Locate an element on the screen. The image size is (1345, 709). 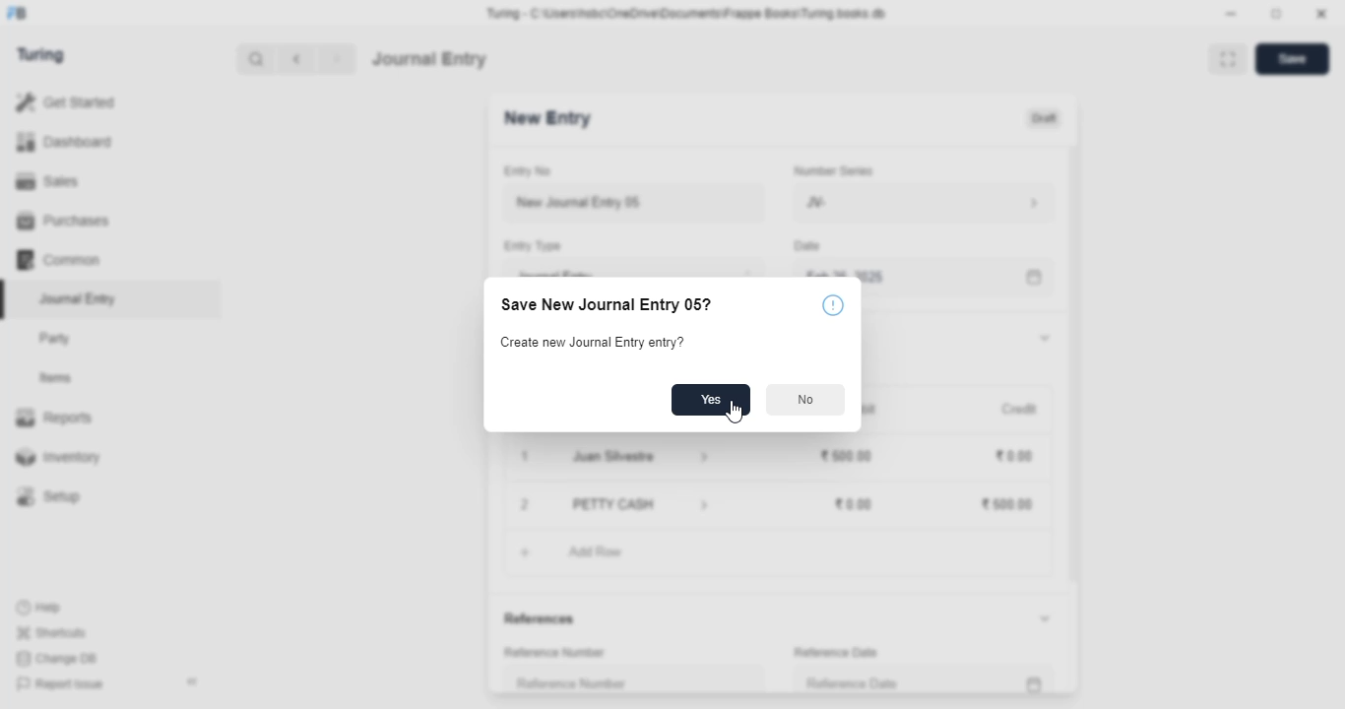
number series is located at coordinates (833, 170).